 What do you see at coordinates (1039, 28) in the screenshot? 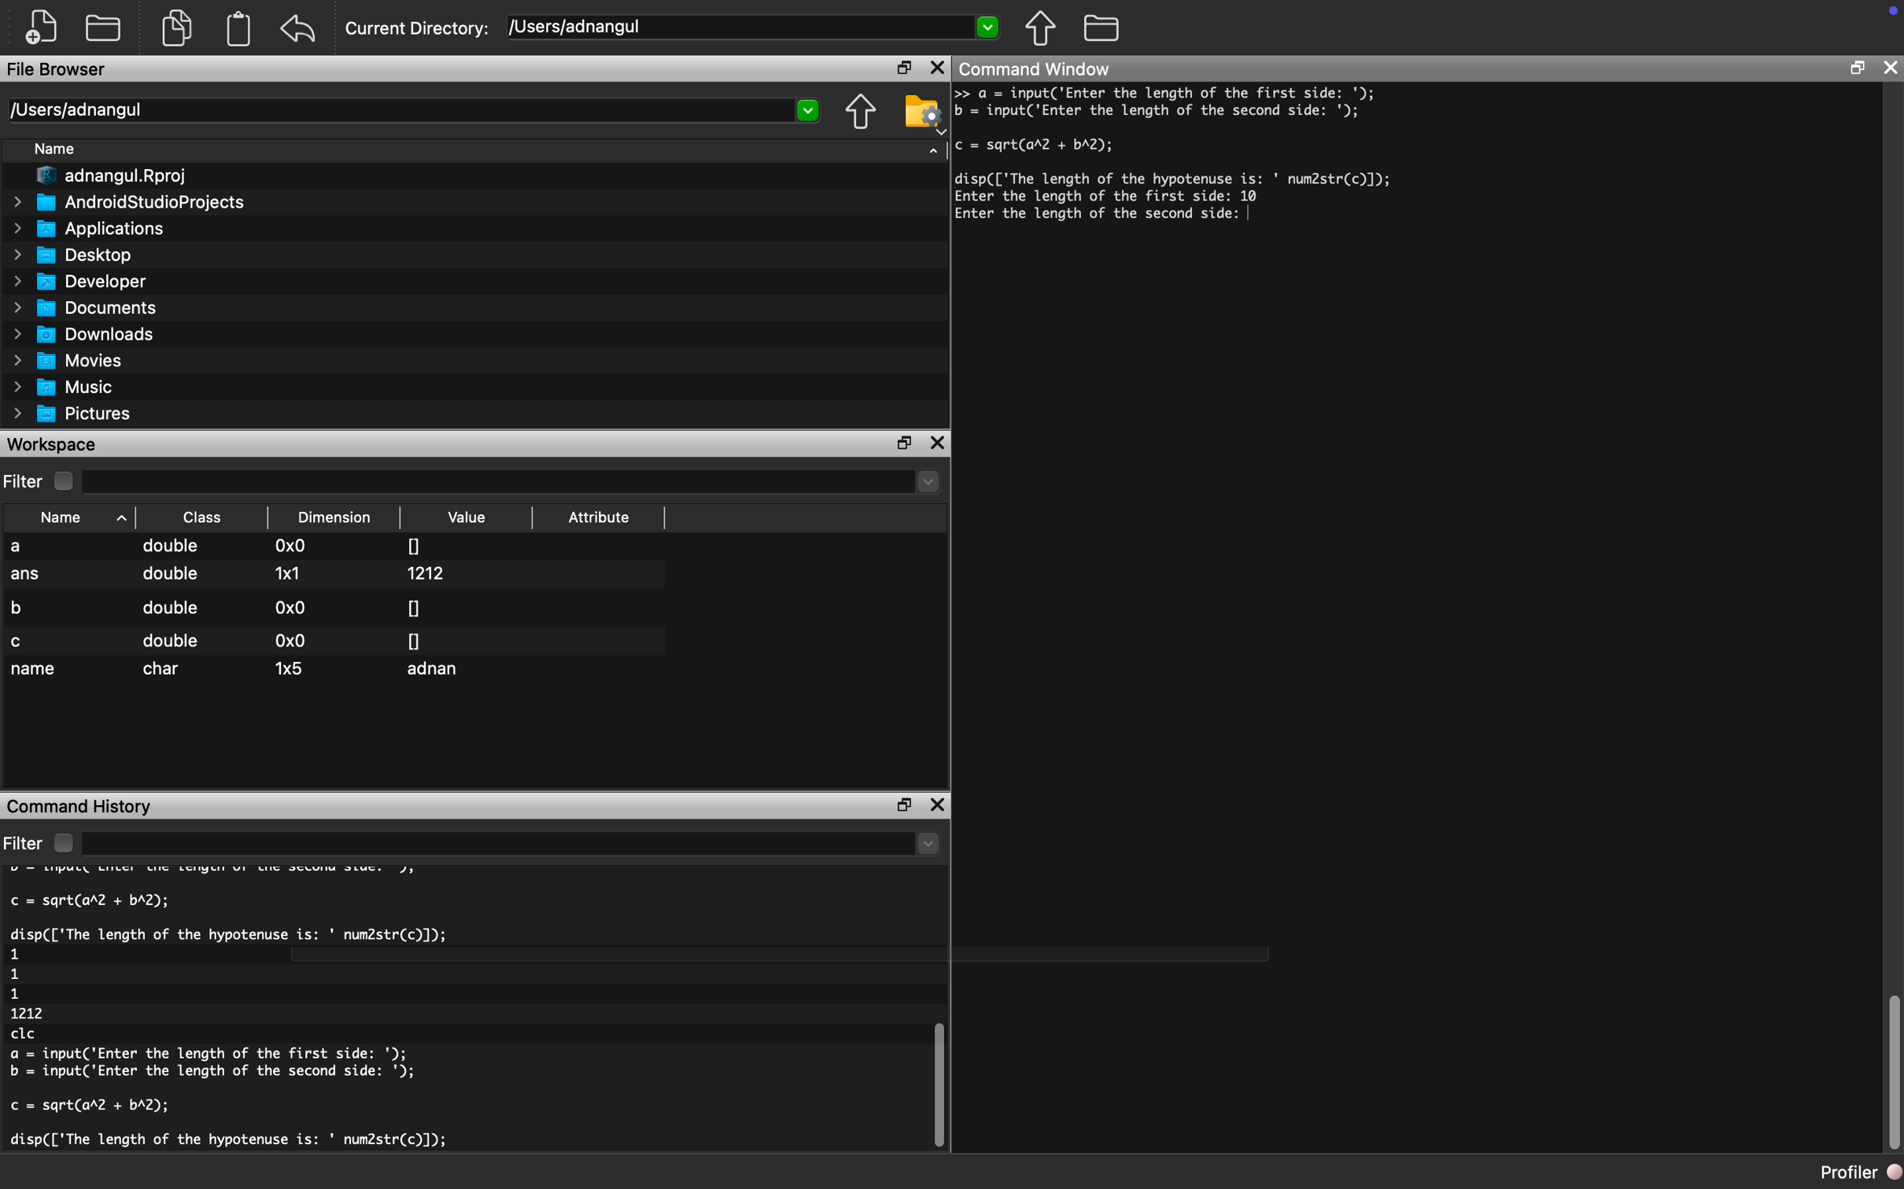
I see `move up` at bounding box center [1039, 28].